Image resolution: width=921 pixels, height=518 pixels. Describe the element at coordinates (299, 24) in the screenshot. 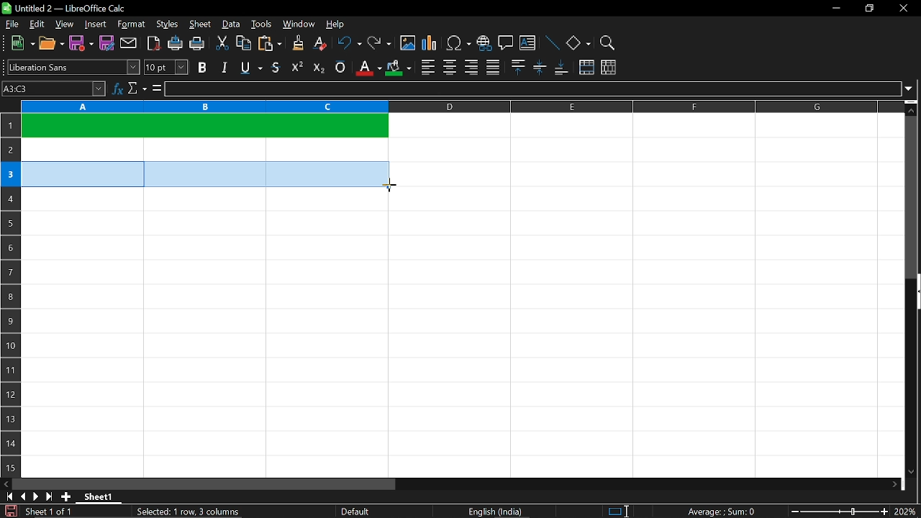

I see `window` at that location.